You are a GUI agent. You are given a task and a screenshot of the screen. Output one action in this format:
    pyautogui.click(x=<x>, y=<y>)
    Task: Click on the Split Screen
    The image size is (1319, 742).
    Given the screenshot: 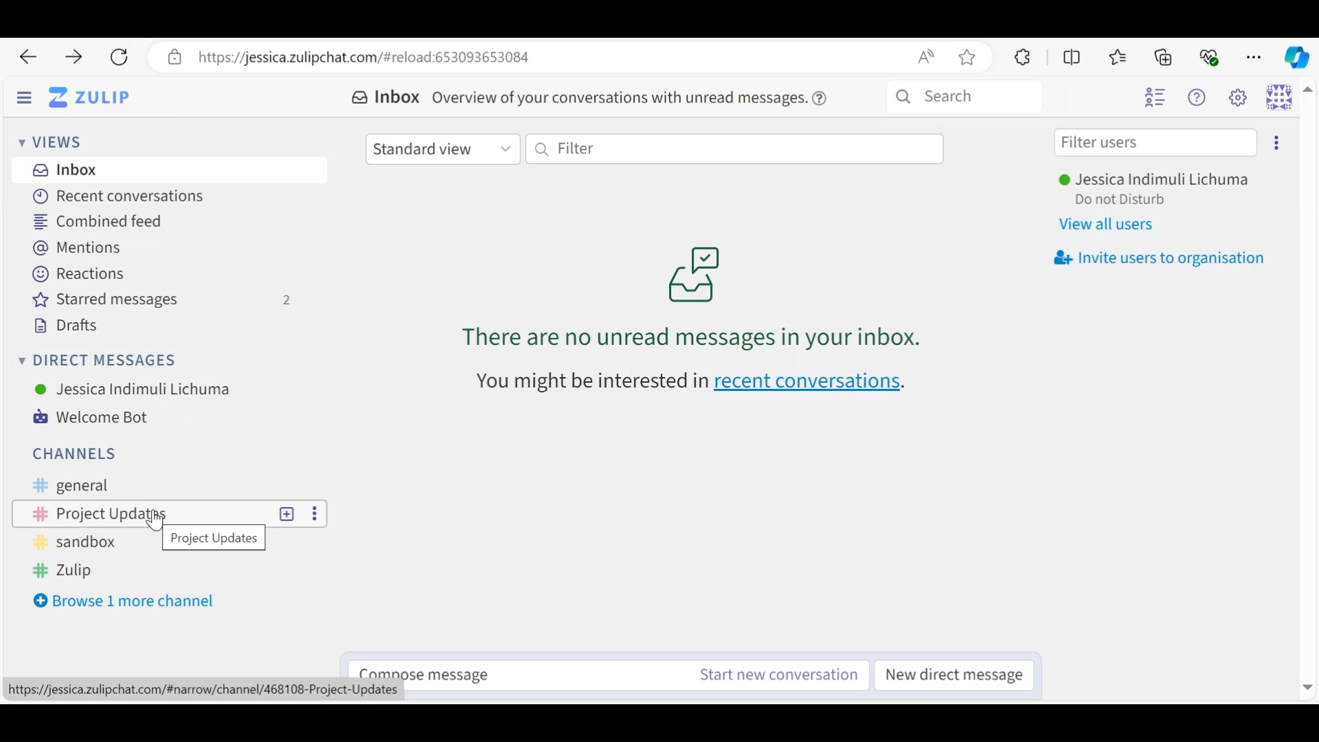 What is the action you would take?
    pyautogui.click(x=1073, y=57)
    